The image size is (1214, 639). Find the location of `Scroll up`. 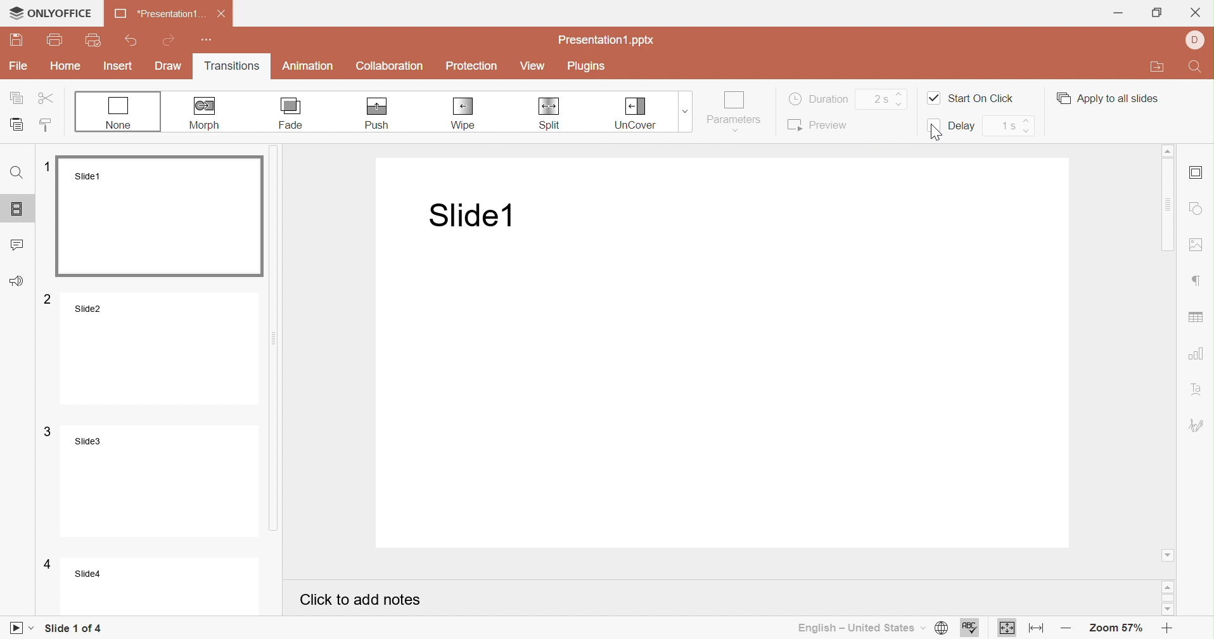

Scroll up is located at coordinates (1169, 588).